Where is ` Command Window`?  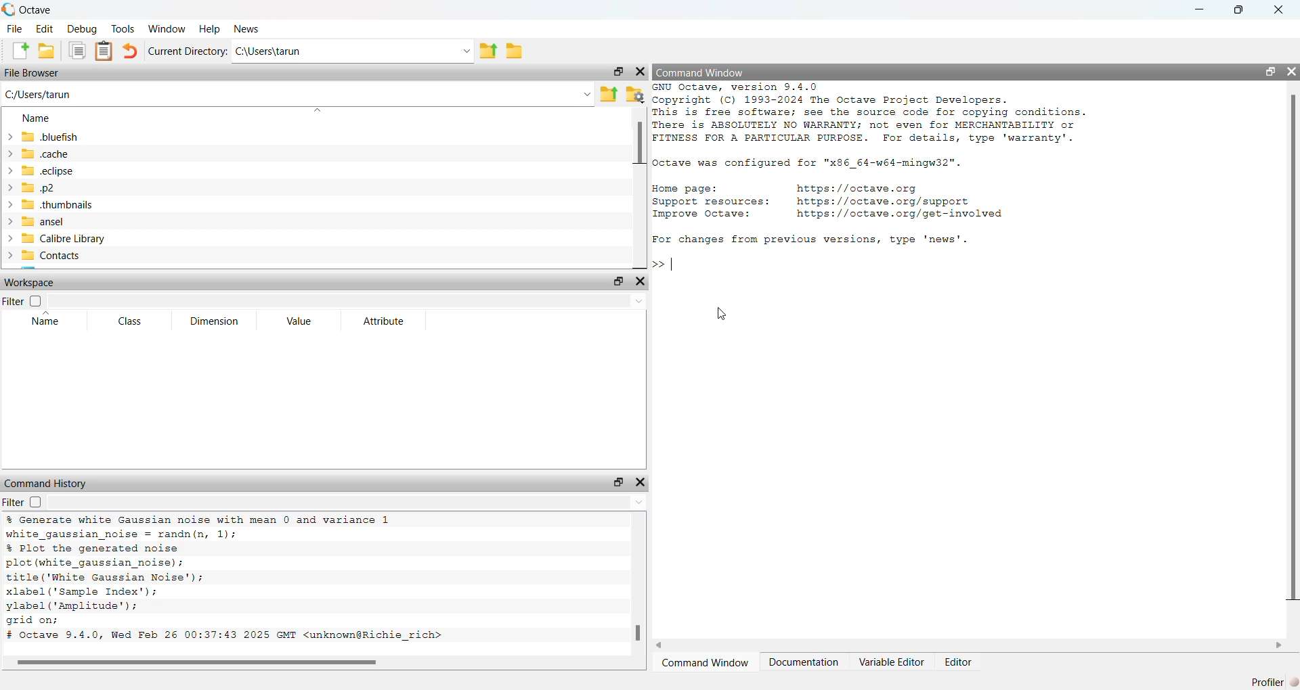
 Command Window is located at coordinates (708, 72).